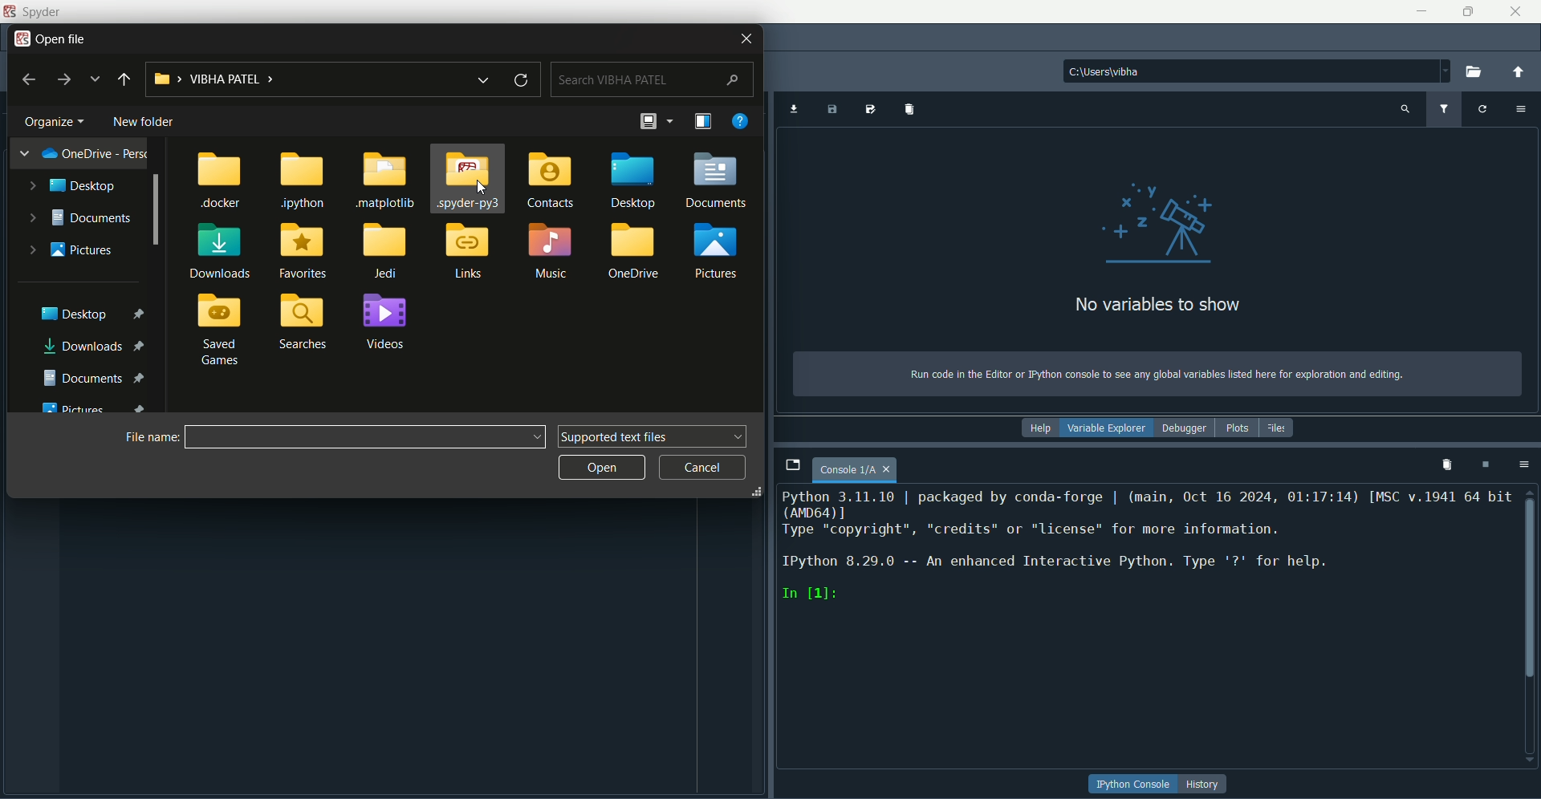  I want to click on folder, so click(306, 181).